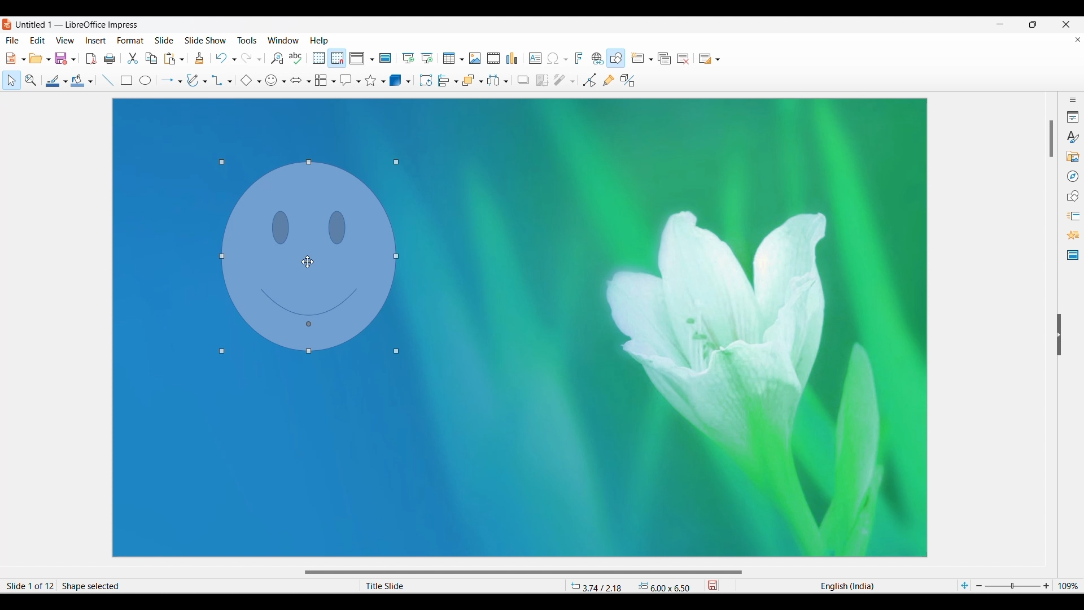 Image resolution: width=1084 pixels, height=610 pixels. What do you see at coordinates (651, 59) in the screenshot?
I see `New slide options` at bounding box center [651, 59].